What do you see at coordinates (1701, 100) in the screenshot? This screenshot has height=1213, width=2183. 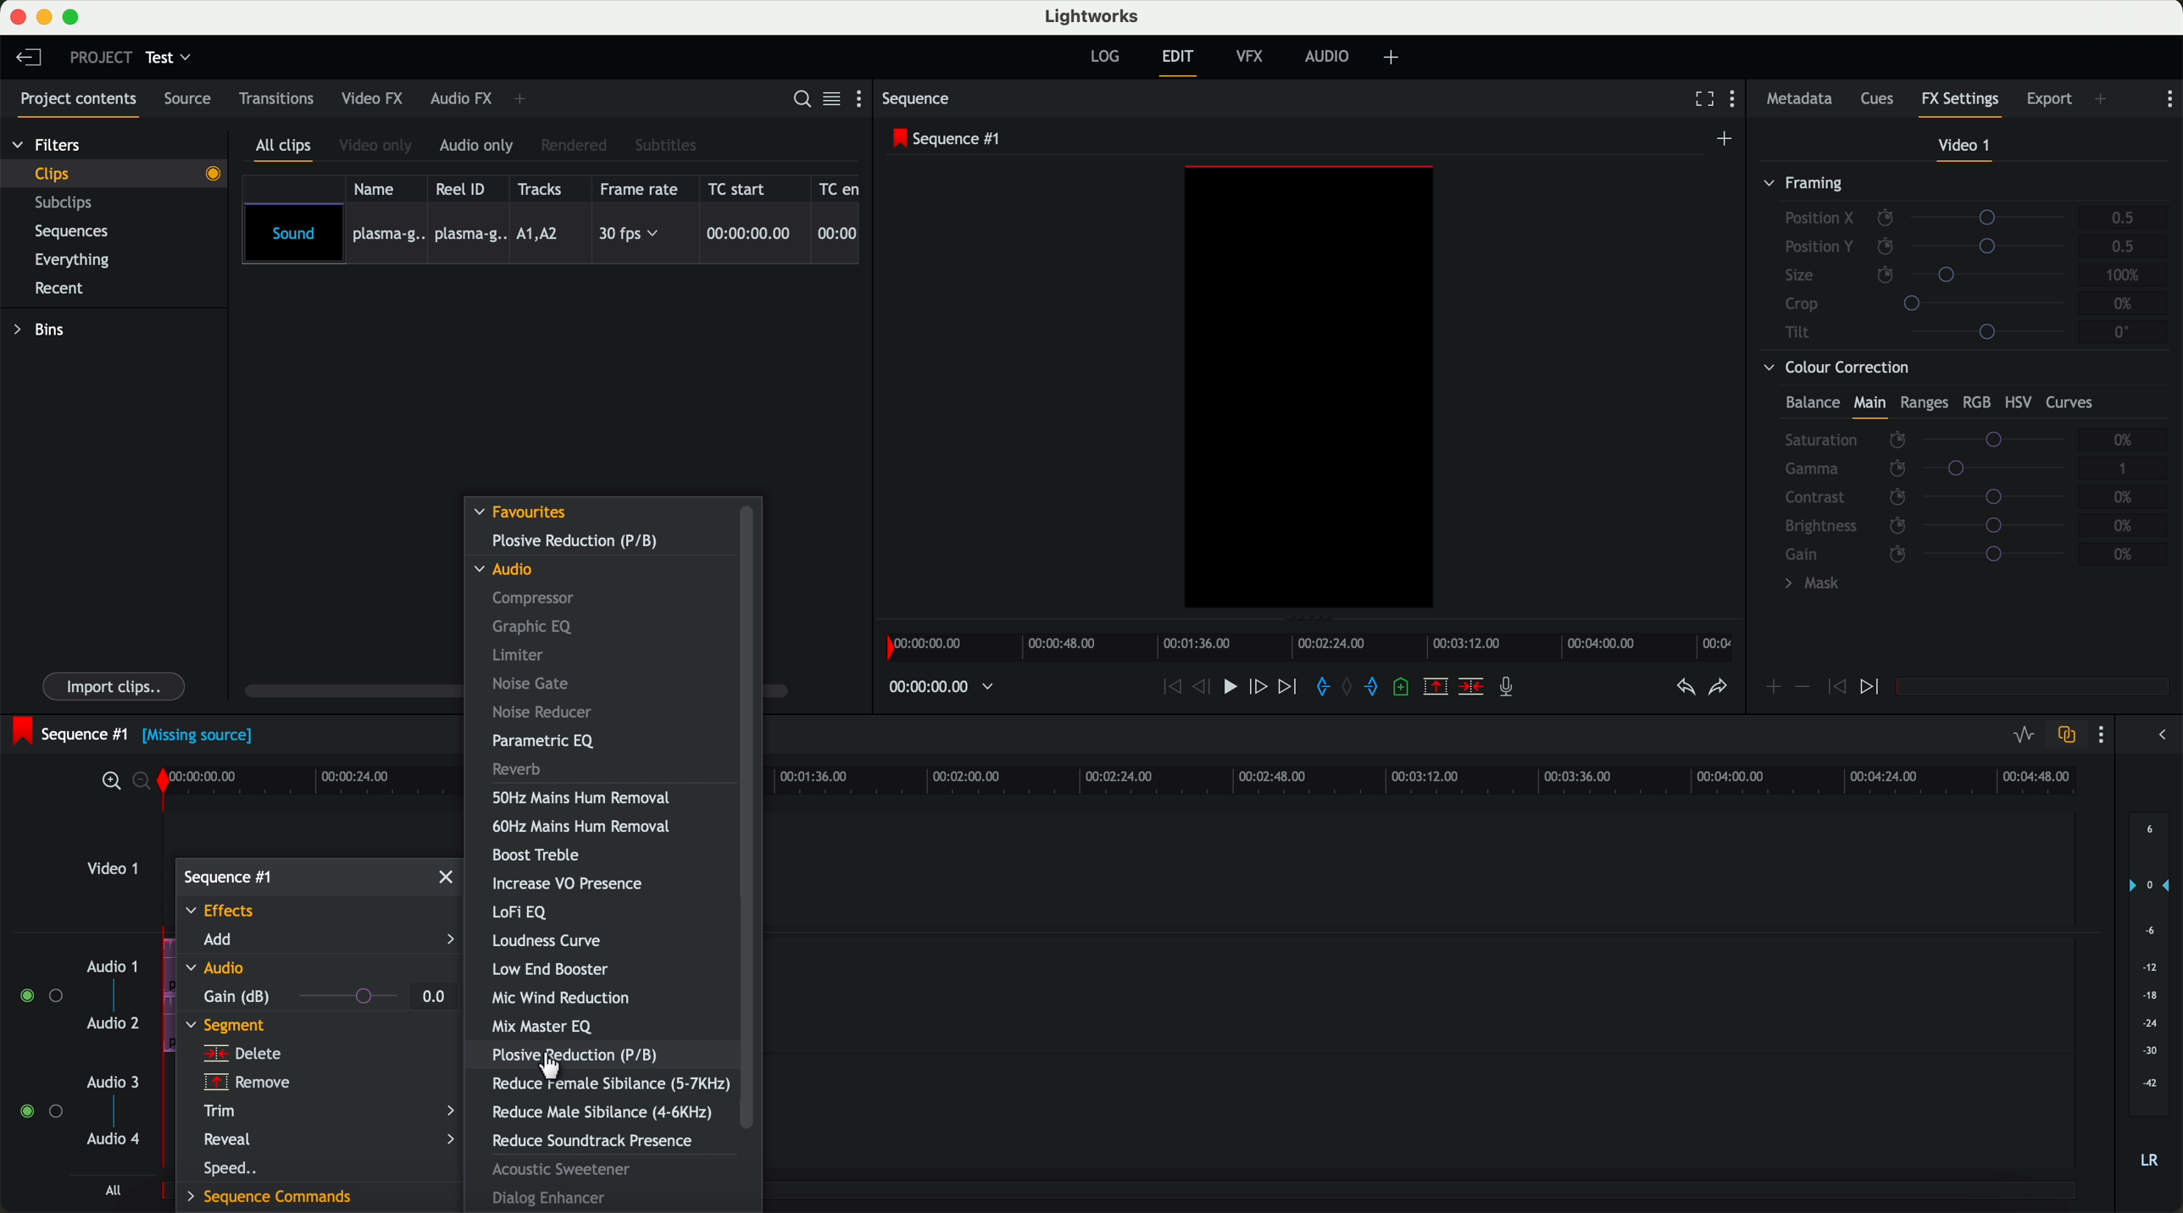 I see `fullscreen` at bounding box center [1701, 100].